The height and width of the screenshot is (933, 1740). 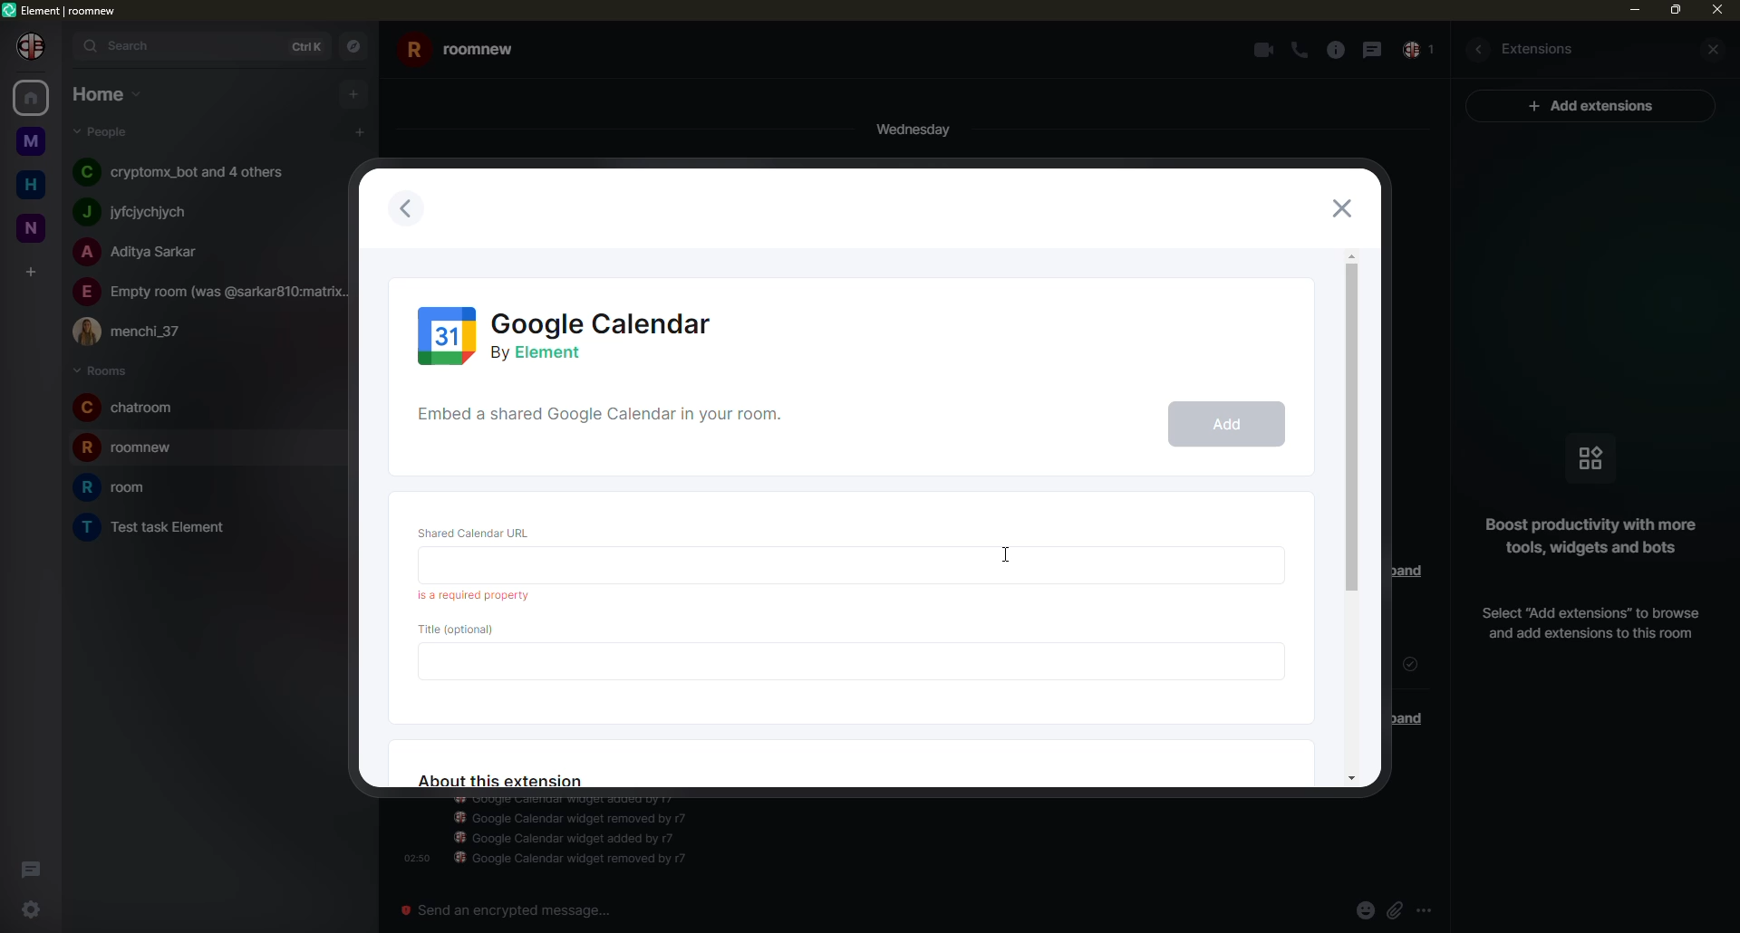 What do you see at coordinates (1353, 255) in the screenshot?
I see `move up` at bounding box center [1353, 255].